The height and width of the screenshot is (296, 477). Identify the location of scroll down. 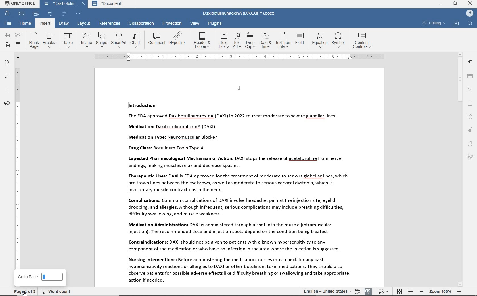
(460, 285).